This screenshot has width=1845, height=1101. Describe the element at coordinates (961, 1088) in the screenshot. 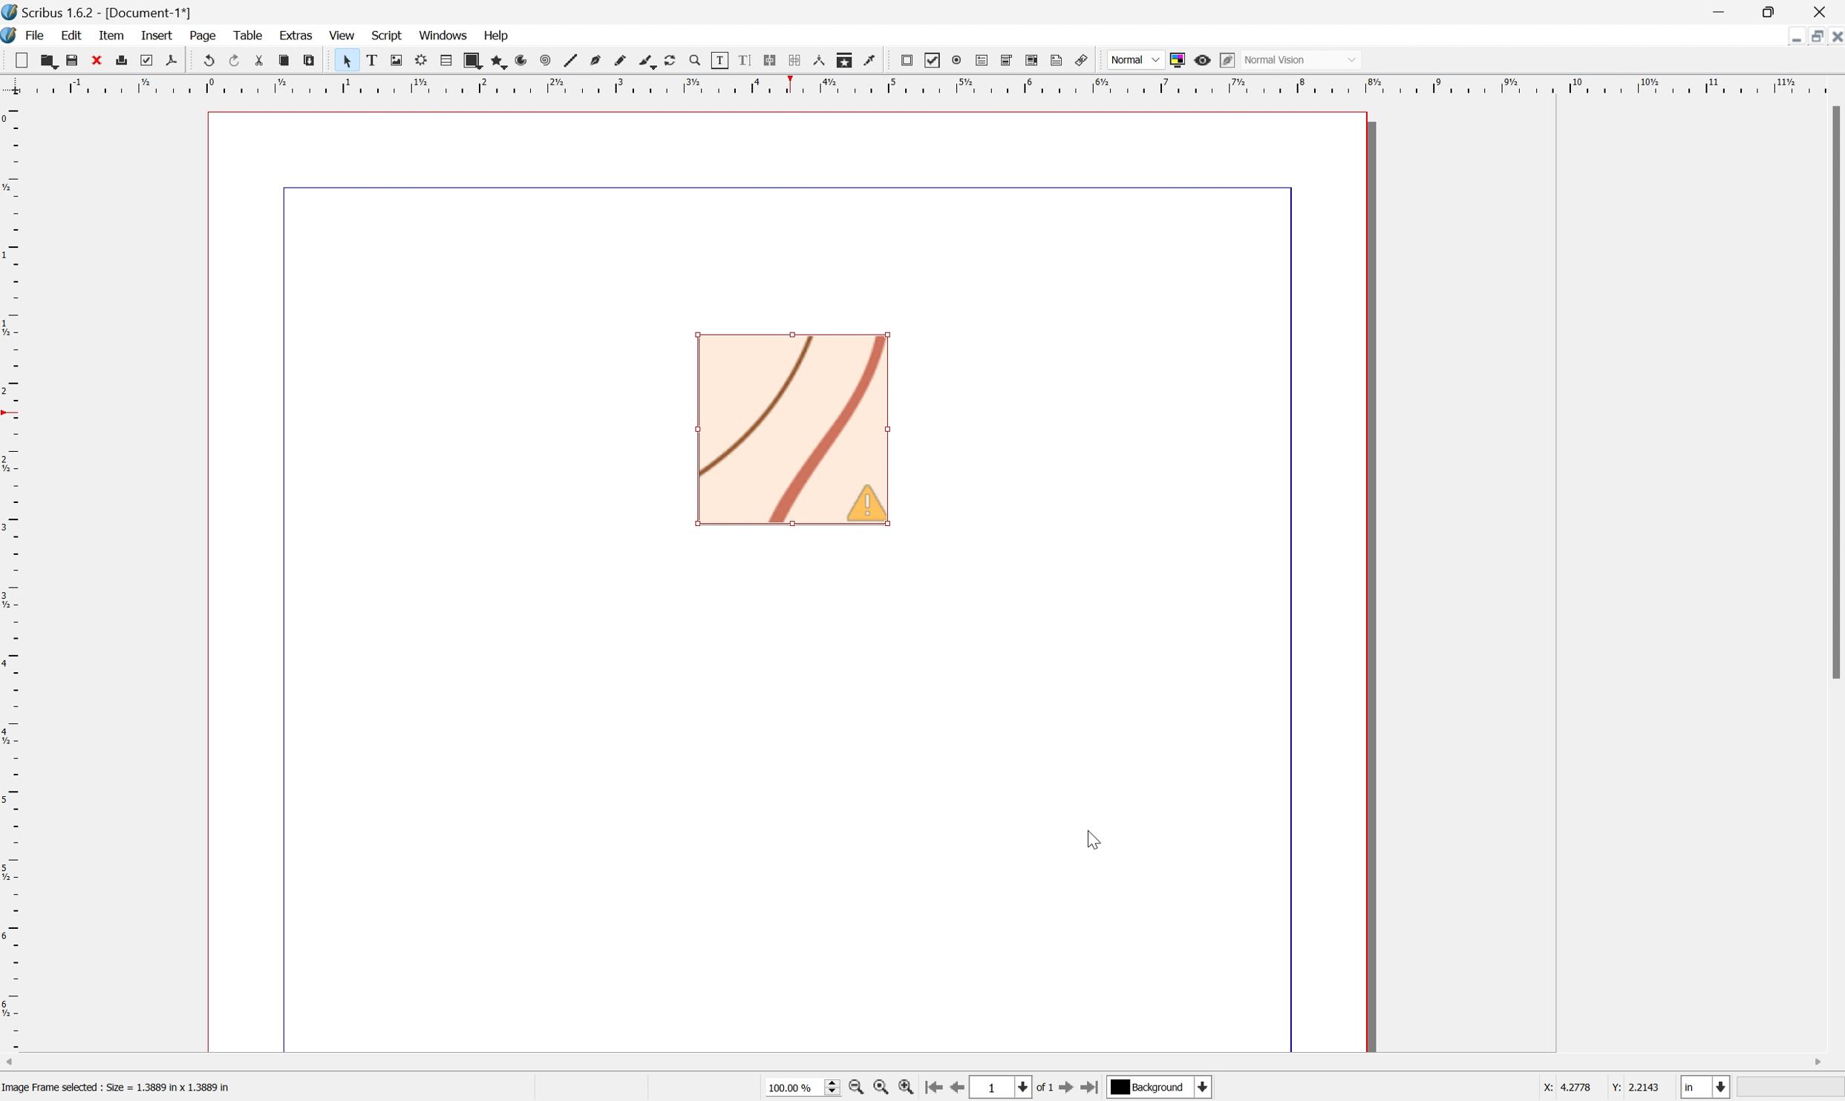

I see `Previous Page` at that location.